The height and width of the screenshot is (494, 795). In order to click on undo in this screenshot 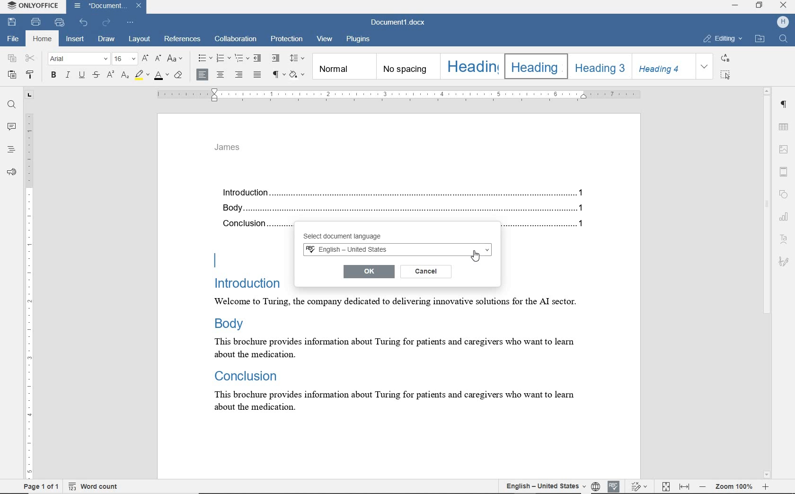, I will do `click(84, 22)`.